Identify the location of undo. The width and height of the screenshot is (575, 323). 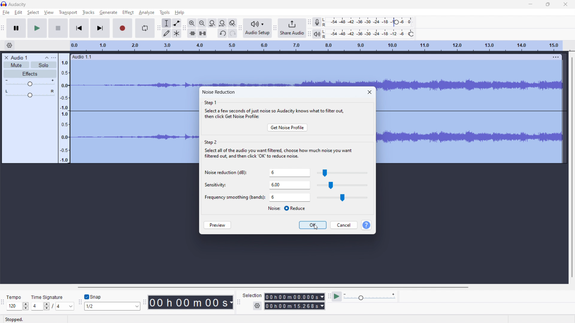
(222, 33).